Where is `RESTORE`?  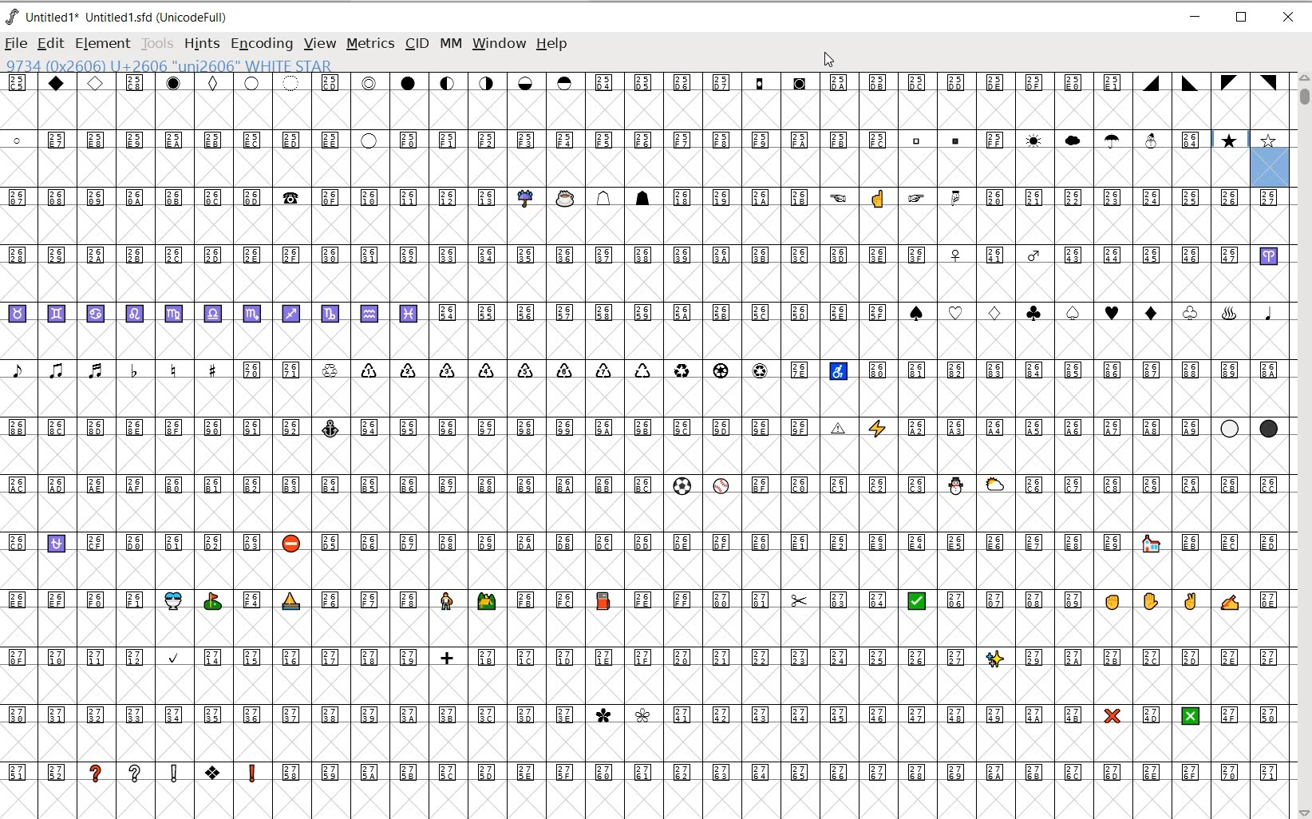 RESTORE is located at coordinates (1243, 18).